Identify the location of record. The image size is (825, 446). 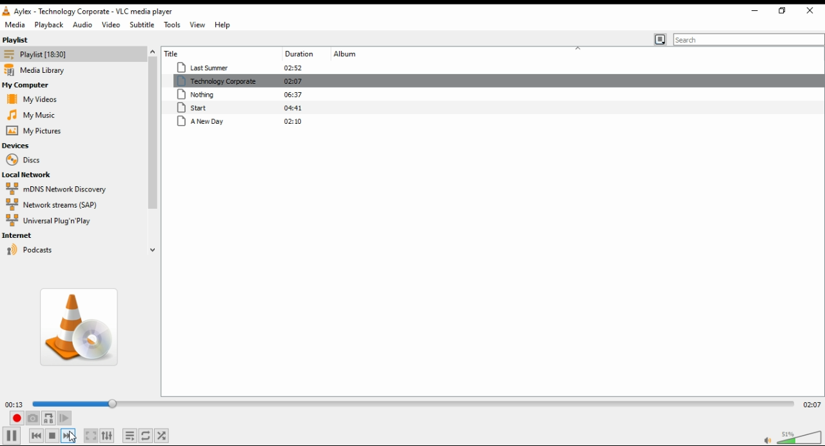
(17, 420).